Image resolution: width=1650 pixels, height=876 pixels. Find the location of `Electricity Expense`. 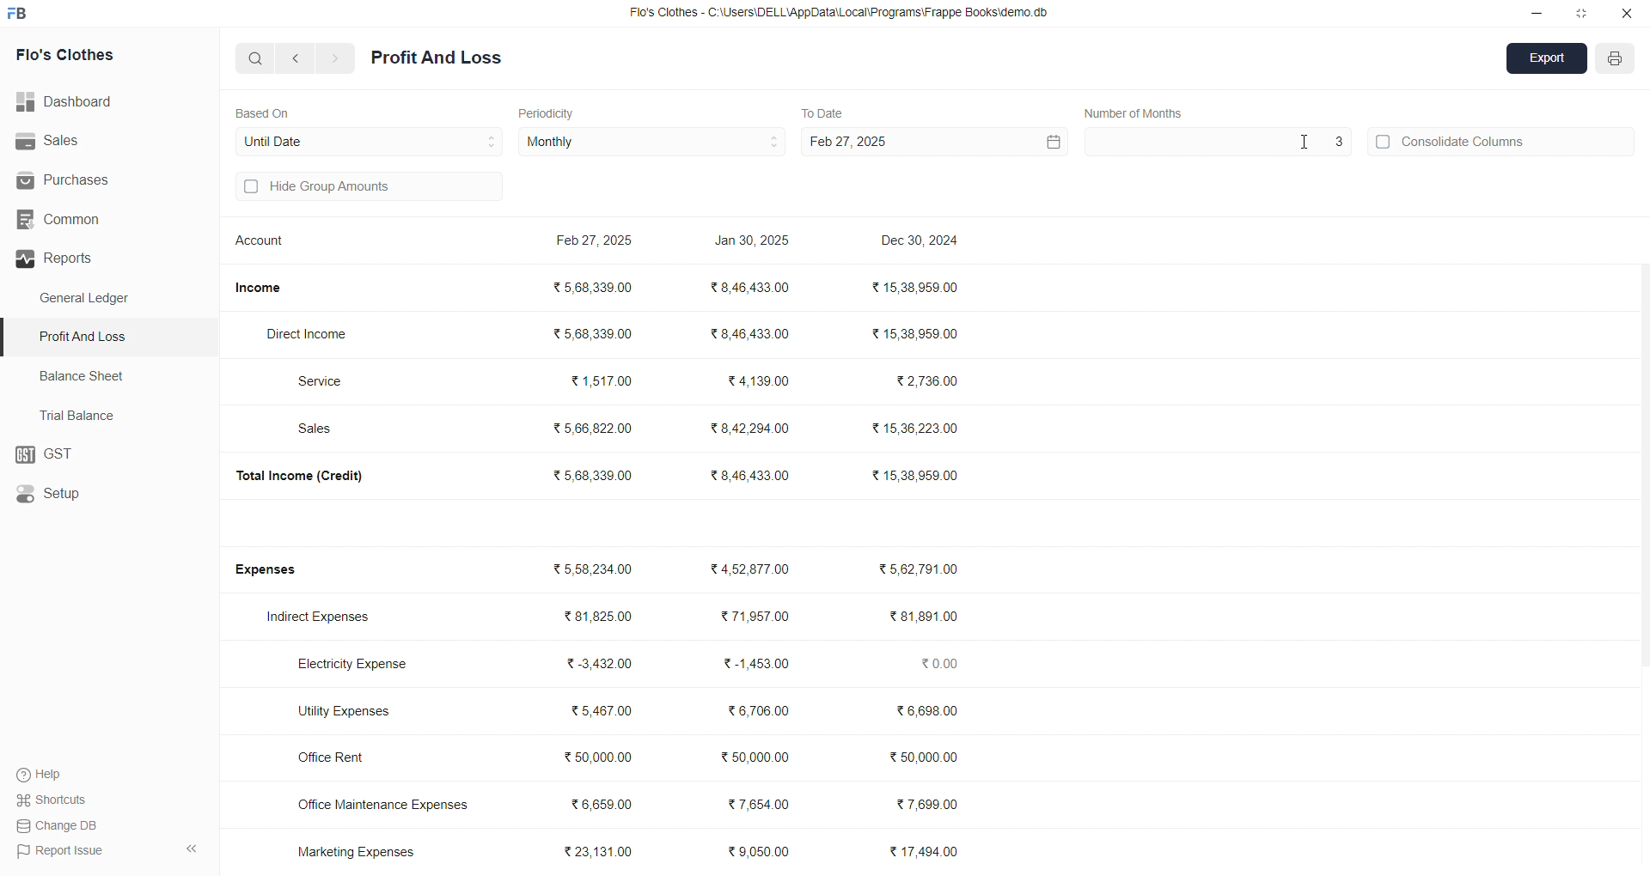

Electricity Expense is located at coordinates (357, 666).